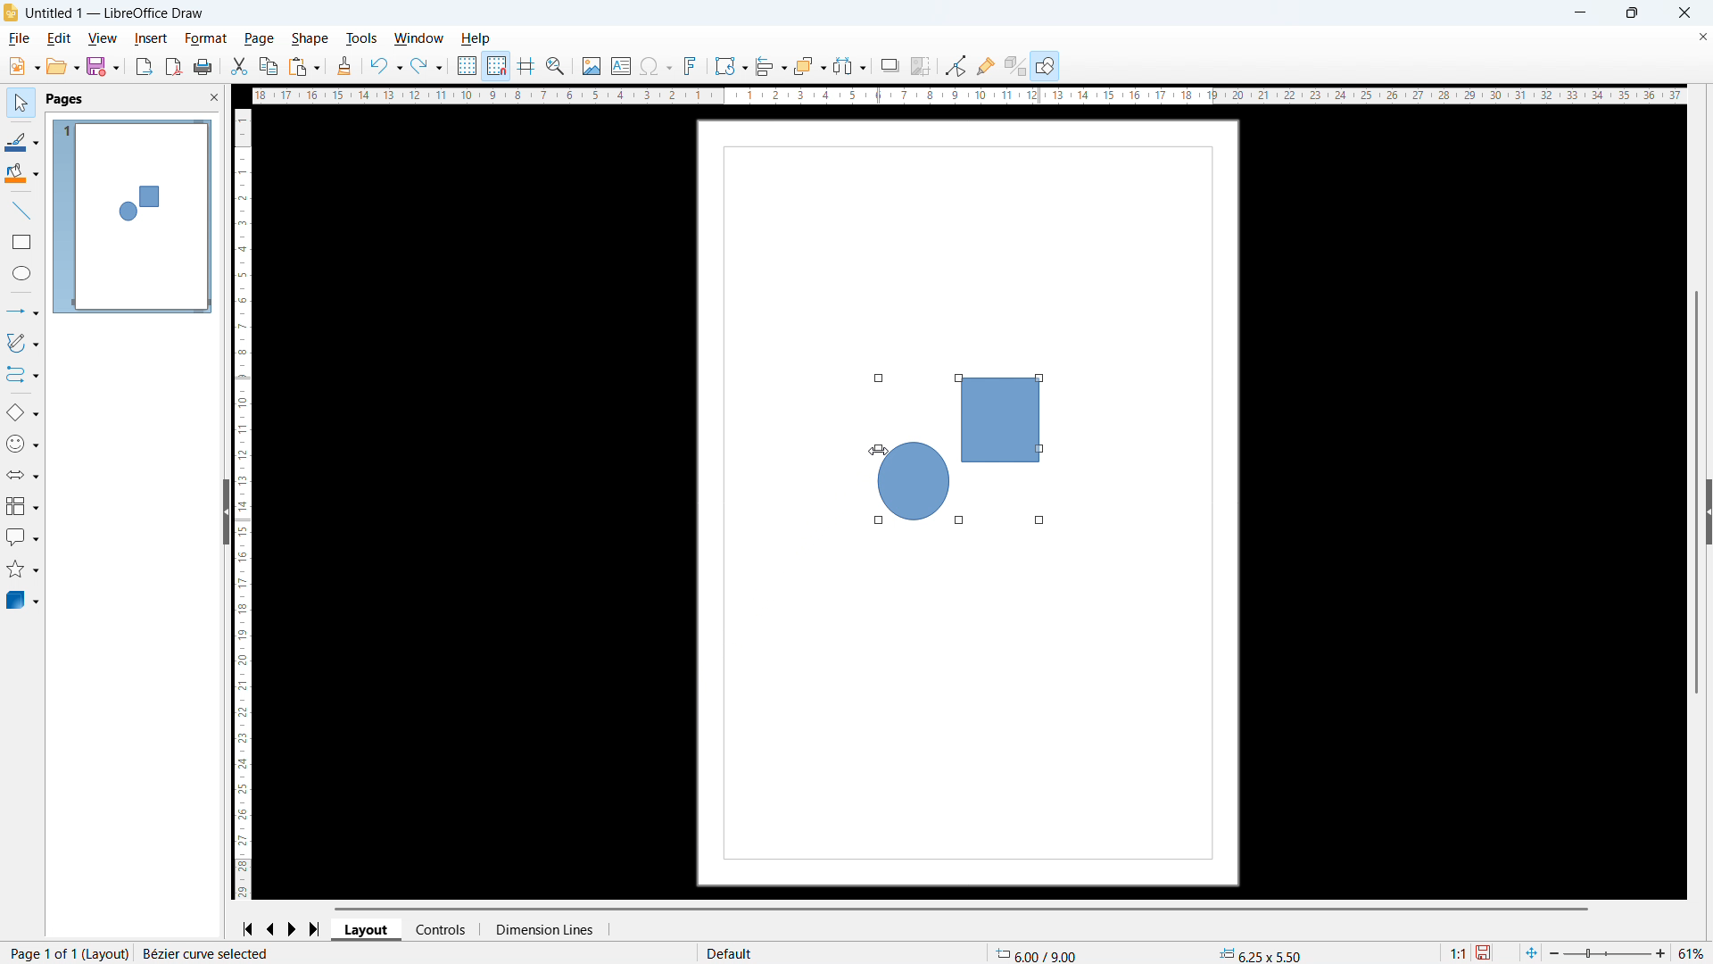 The image size is (1713, 964). What do you see at coordinates (22, 473) in the screenshot?
I see `Block arrow ` at bounding box center [22, 473].